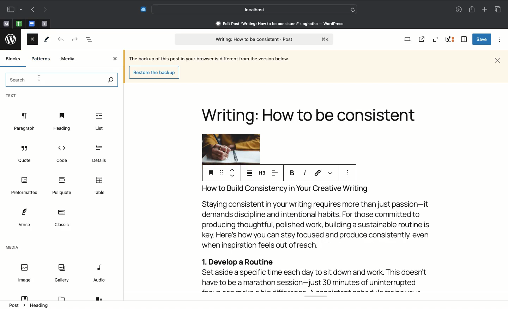  What do you see at coordinates (12, 39) in the screenshot?
I see `Wordpress` at bounding box center [12, 39].